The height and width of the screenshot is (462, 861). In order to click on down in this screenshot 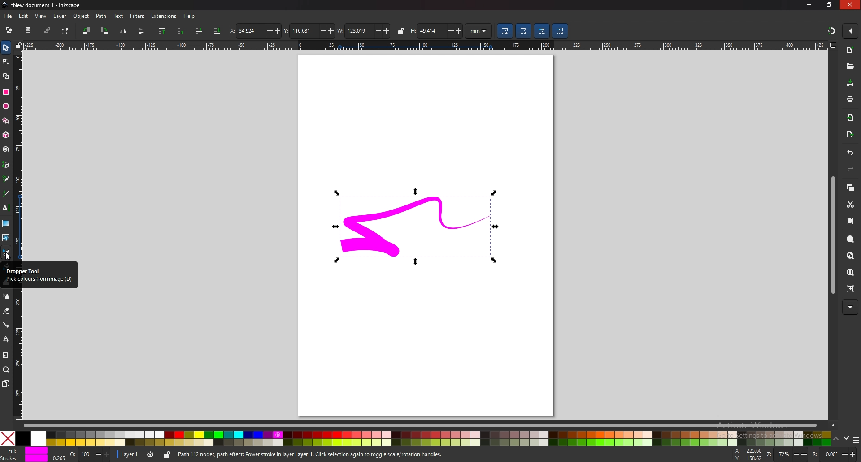, I will do `click(846, 438)`.